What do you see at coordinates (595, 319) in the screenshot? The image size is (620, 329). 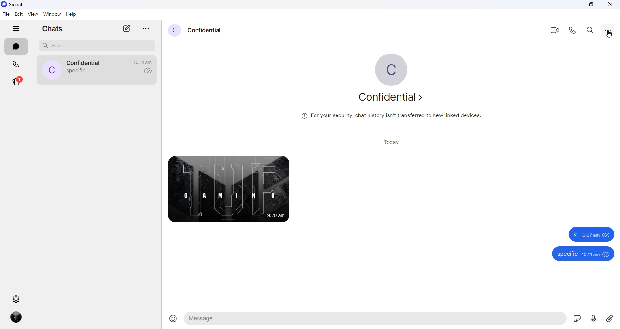 I see `voice mail` at bounding box center [595, 319].